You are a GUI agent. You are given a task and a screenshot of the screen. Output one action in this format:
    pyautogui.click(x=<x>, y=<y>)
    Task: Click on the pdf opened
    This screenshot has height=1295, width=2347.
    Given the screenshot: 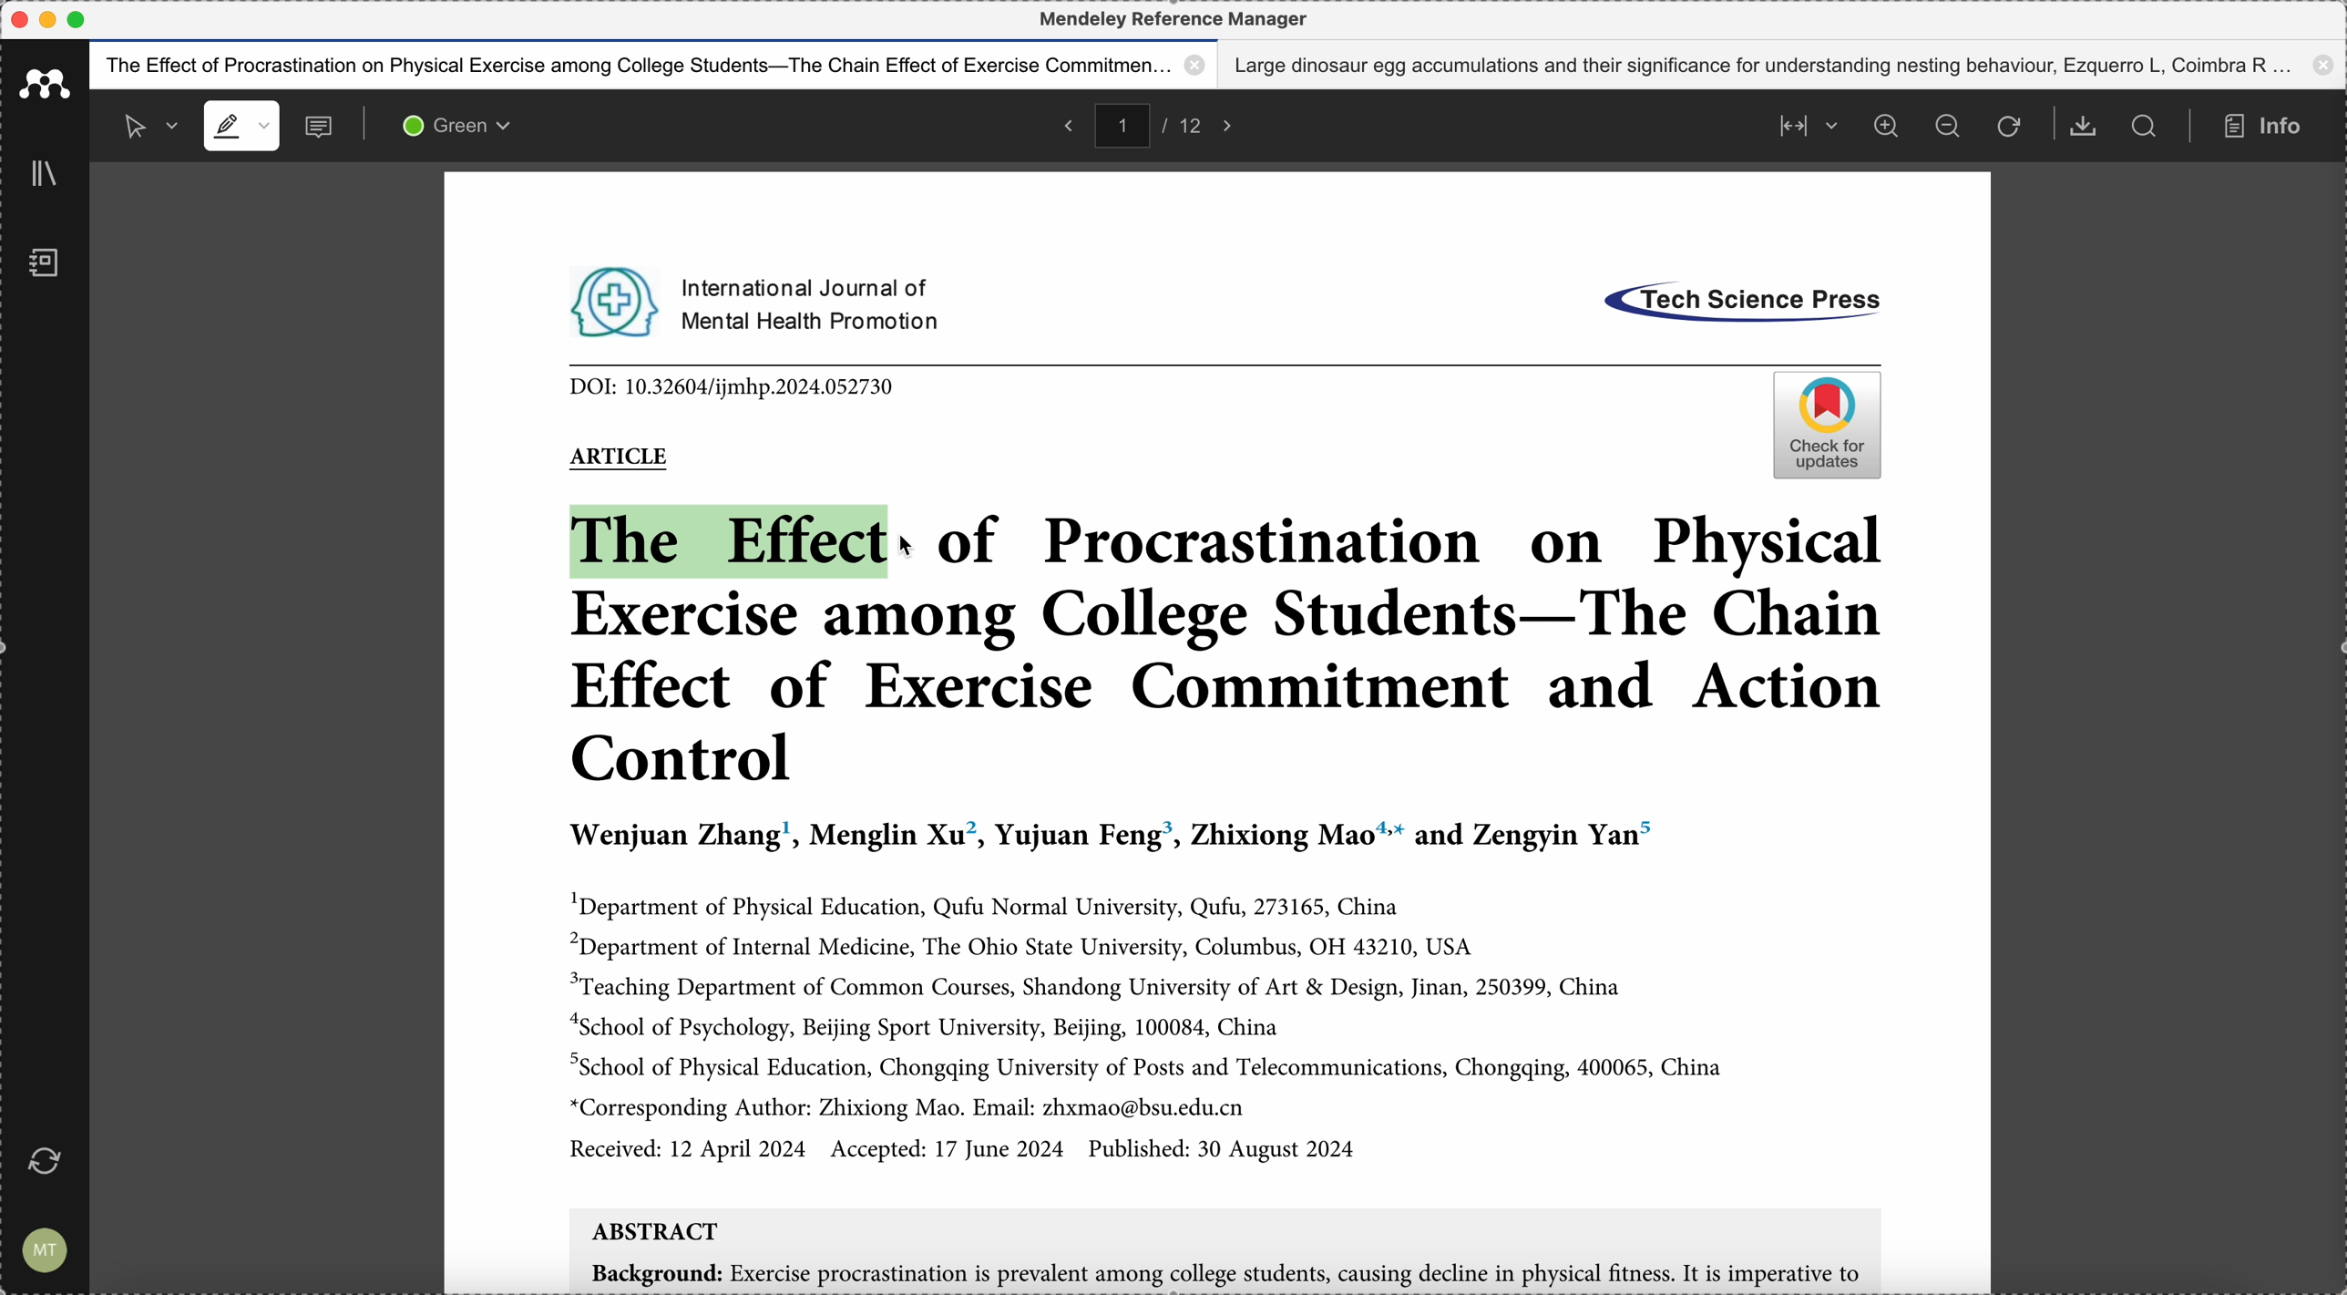 What is the action you would take?
    pyautogui.click(x=1457, y=734)
    